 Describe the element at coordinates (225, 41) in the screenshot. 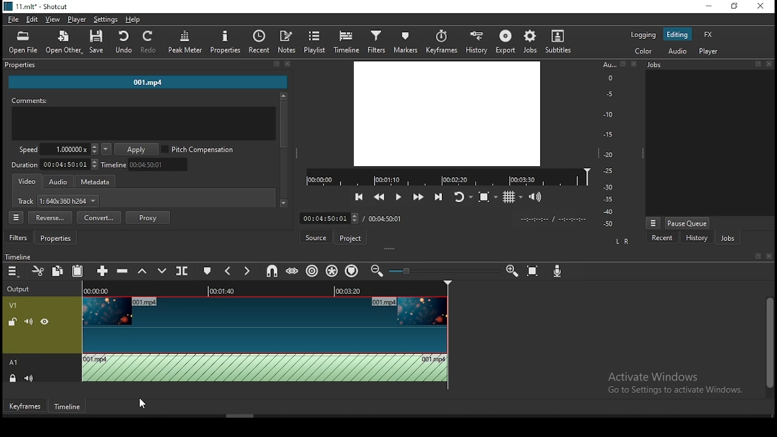

I see `properties` at that location.